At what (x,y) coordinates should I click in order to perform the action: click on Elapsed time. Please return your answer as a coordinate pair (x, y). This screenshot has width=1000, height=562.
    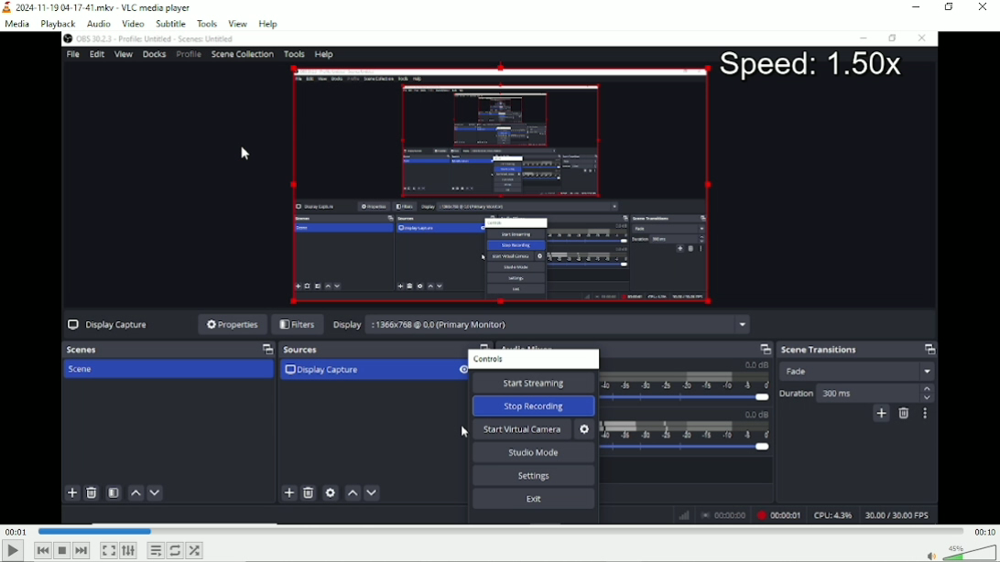
    Looking at the image, I should click on (14, 530).